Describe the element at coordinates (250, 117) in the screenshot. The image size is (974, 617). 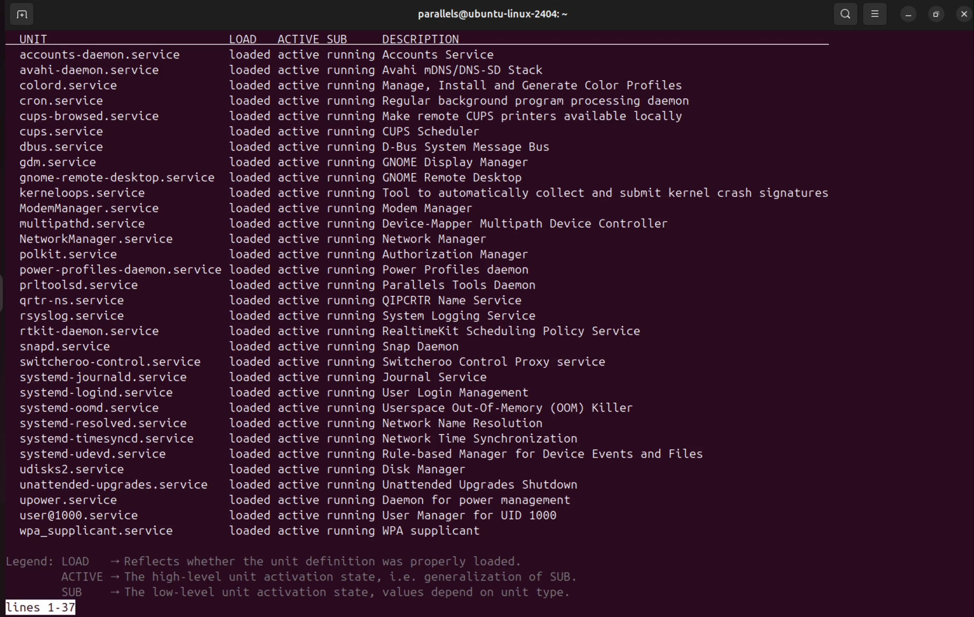
I see `loaded` at that location.